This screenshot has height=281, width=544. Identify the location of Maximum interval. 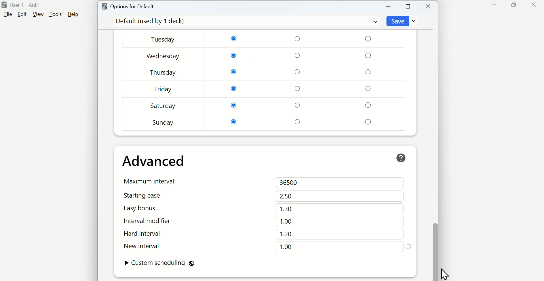
(151, 181).